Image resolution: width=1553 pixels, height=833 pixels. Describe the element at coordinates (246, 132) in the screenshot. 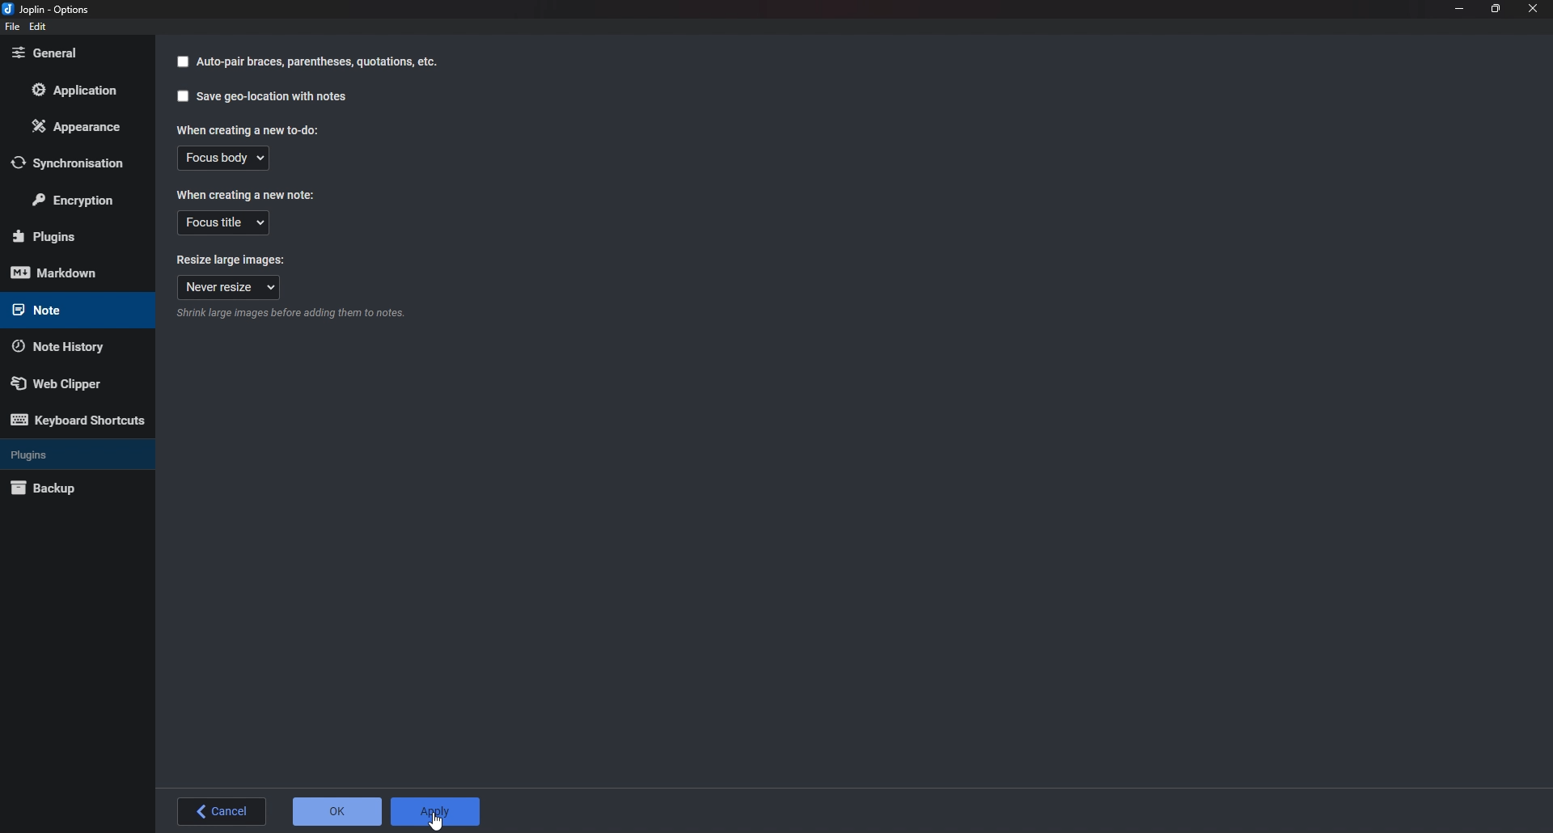

I see `When creating a new to do` at that location.